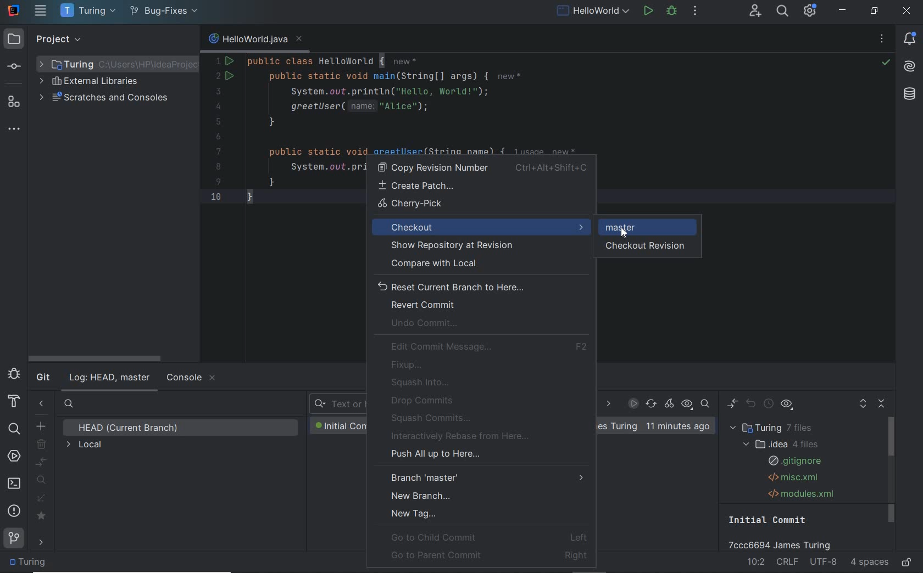  Describe the element at coordinates (843, 10) in the screenshot. I see `minimize` at that location.